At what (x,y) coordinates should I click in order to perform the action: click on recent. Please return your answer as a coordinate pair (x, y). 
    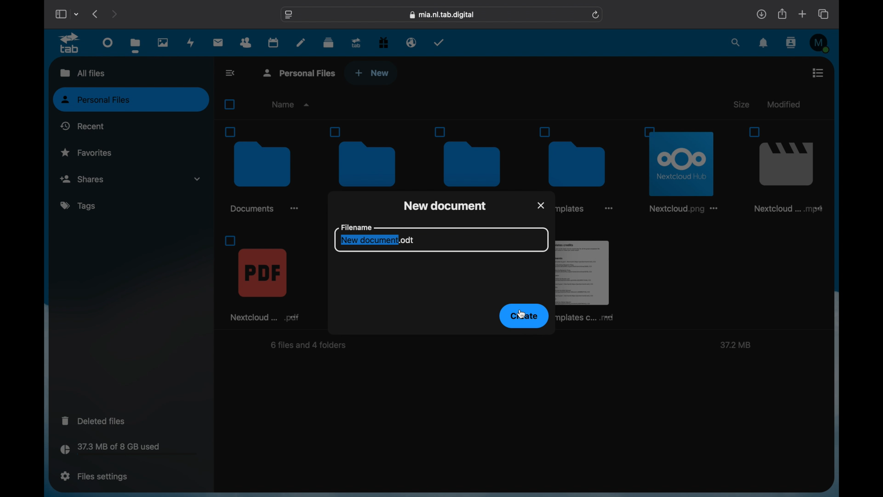
    Looking at the image, I should click on (82, 126).